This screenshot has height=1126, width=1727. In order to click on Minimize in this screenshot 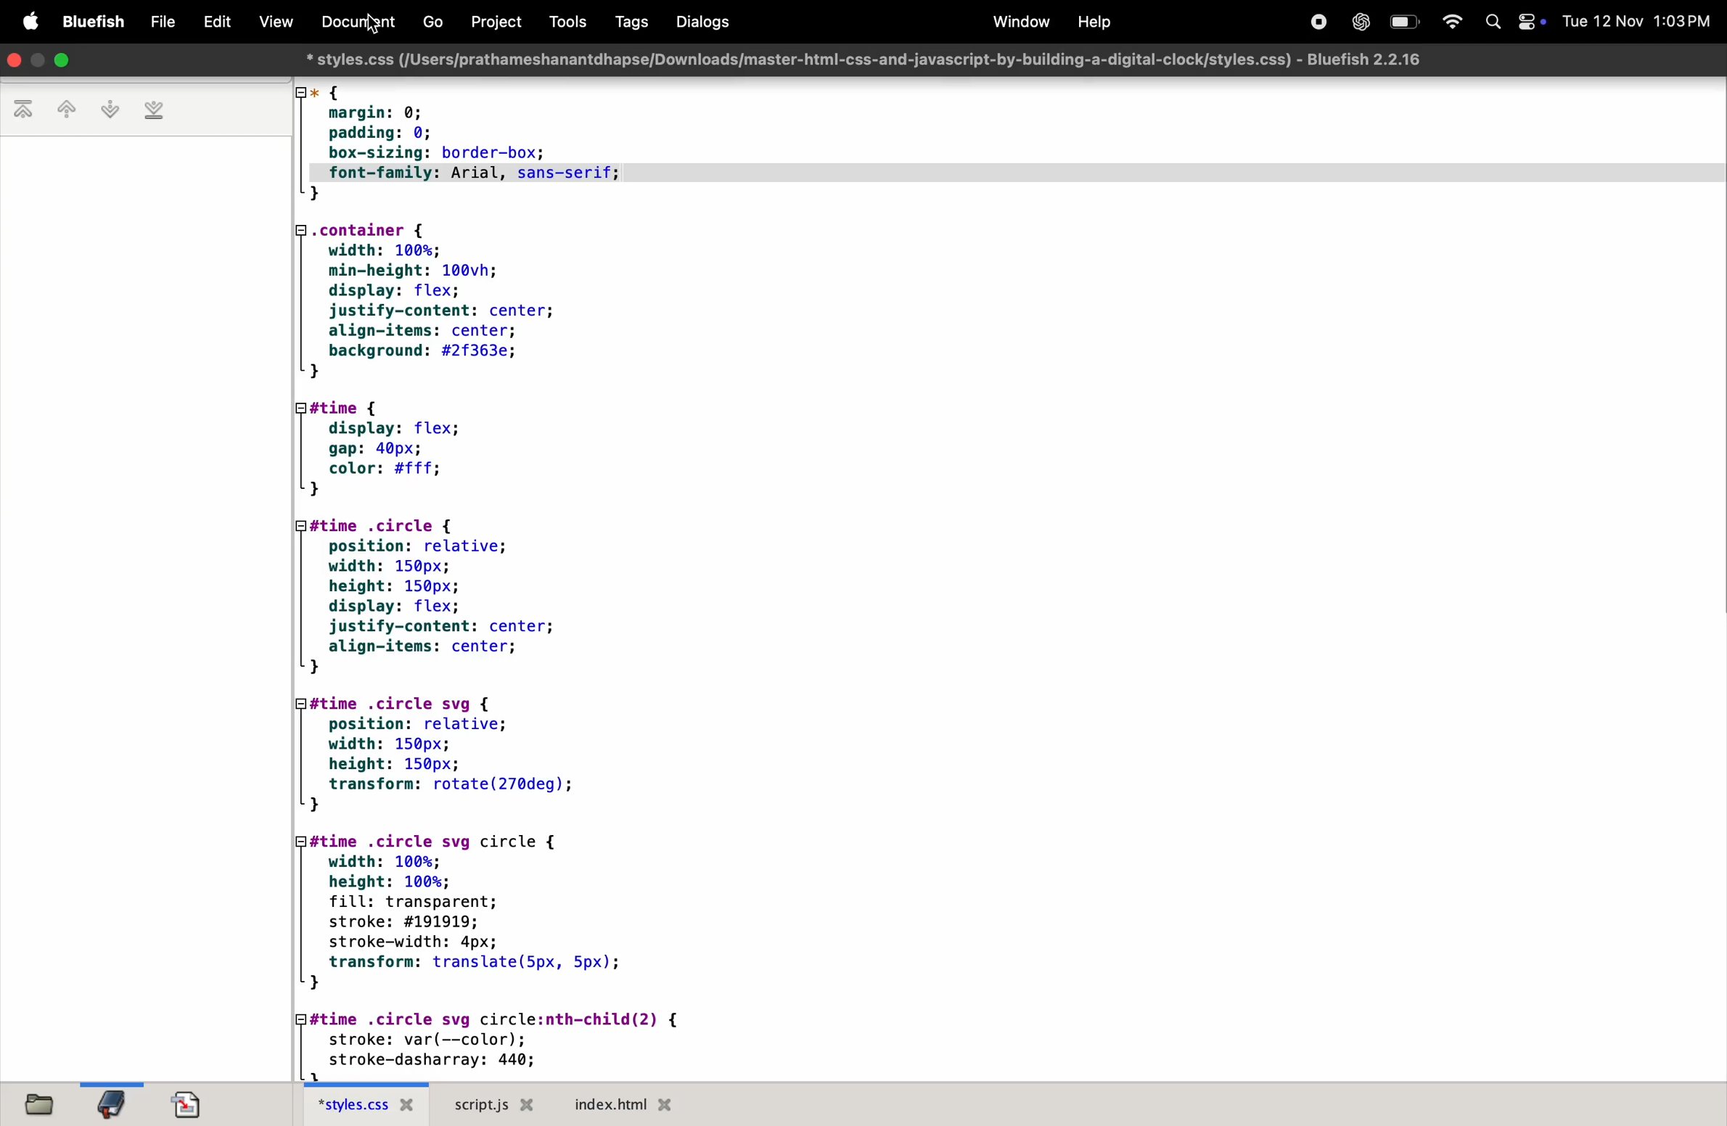, I will do `click(38, 61)`.